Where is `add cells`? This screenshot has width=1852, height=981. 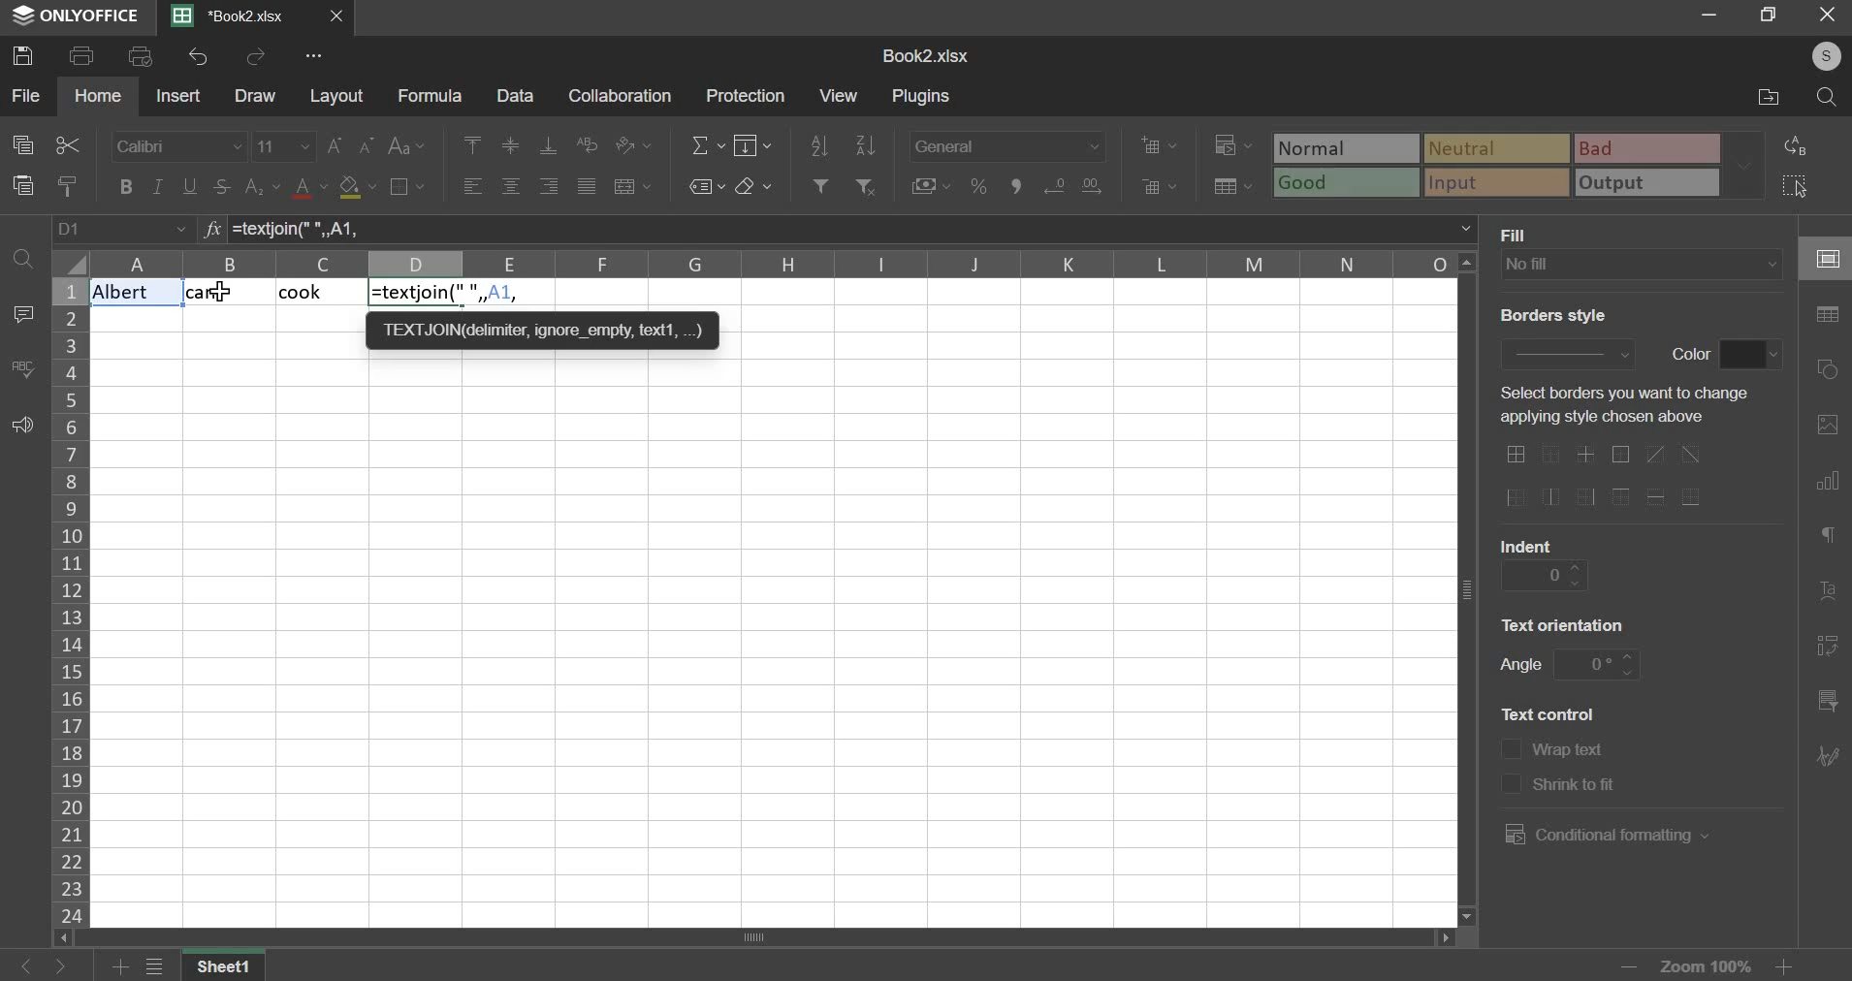
add cells is located at coordinates (1159, 144).